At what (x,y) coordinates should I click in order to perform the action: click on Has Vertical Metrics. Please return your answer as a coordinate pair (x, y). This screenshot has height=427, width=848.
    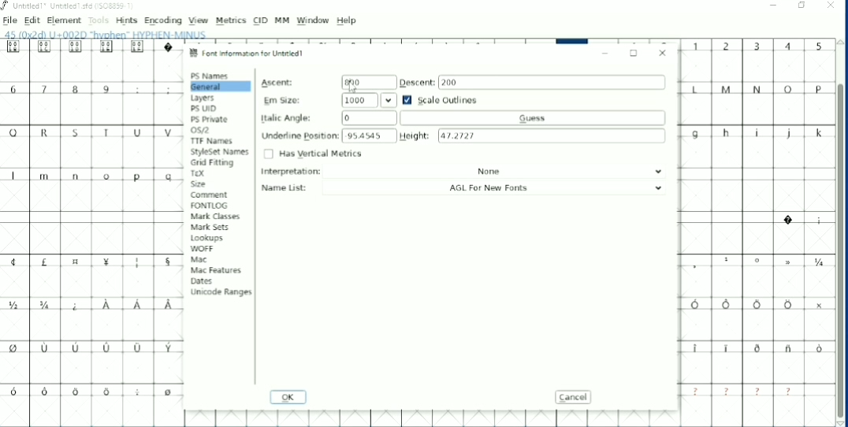
    Looking at the image, I should click on (313, 154).